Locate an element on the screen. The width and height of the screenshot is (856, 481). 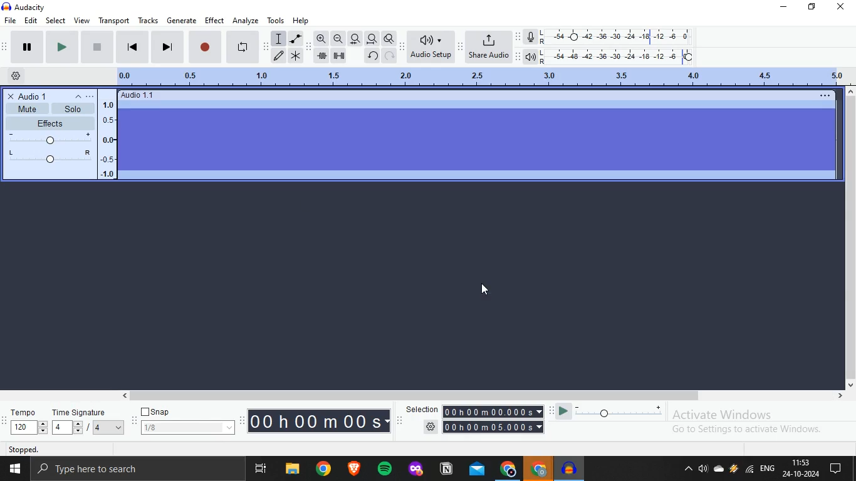
Forward is located at coordinates (61, 47).